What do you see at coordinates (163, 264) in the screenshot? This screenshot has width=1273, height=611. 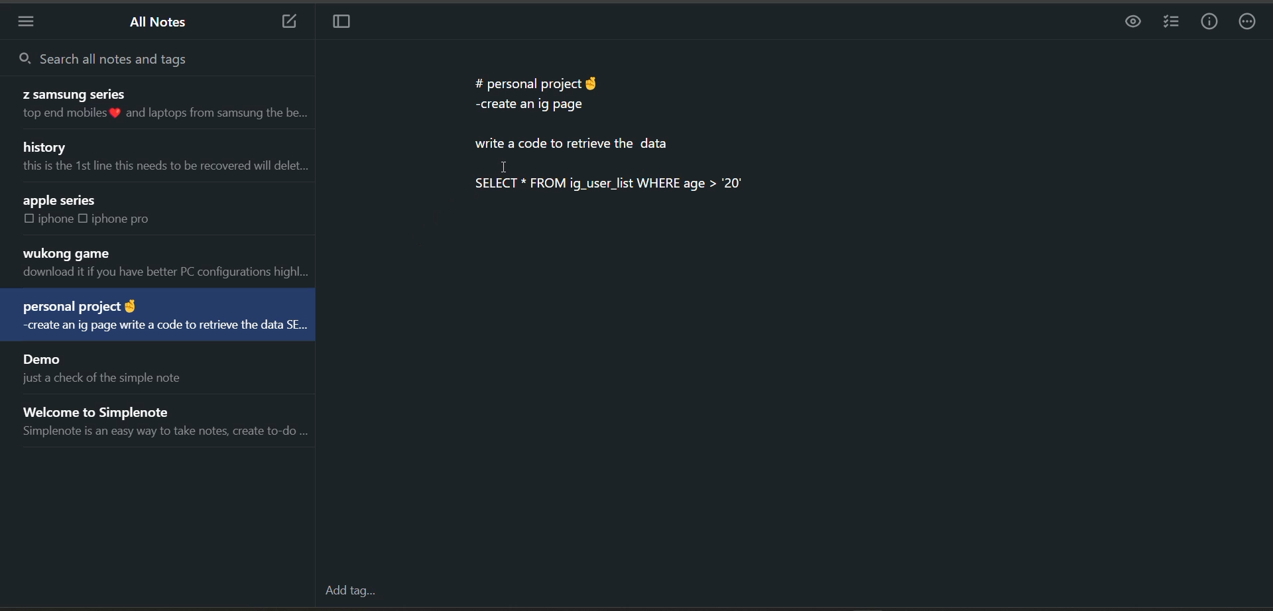 I see `note title  and preview` at bounding box center [163, 264].